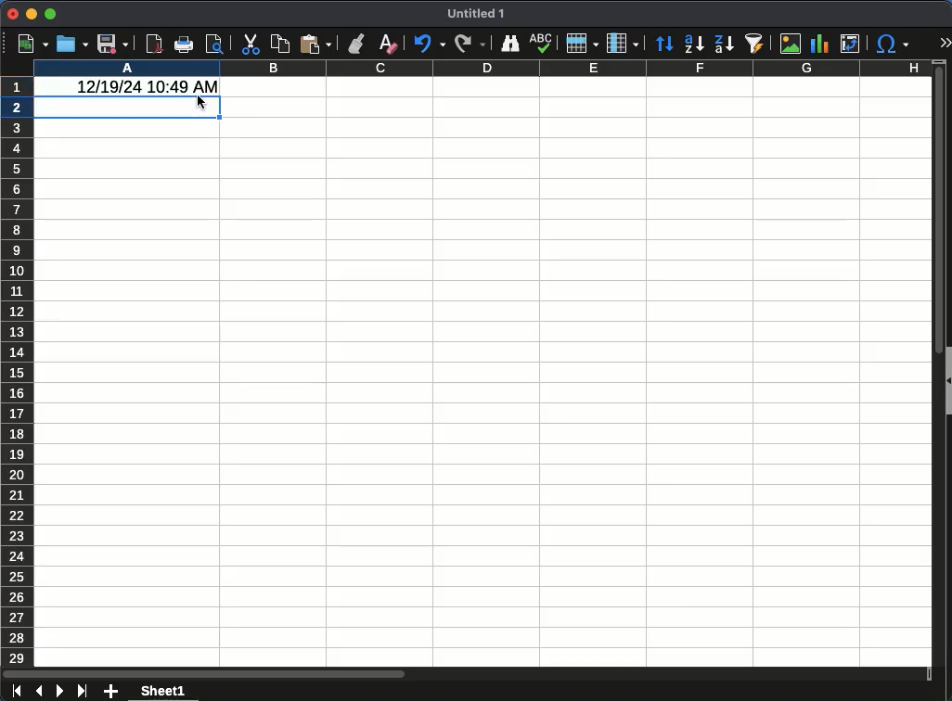 This screenshot has height=701, width=952. What do you see at coordinates (946, 382) in the screenshot?
I see `collapse` at bounding box center [946, 382].